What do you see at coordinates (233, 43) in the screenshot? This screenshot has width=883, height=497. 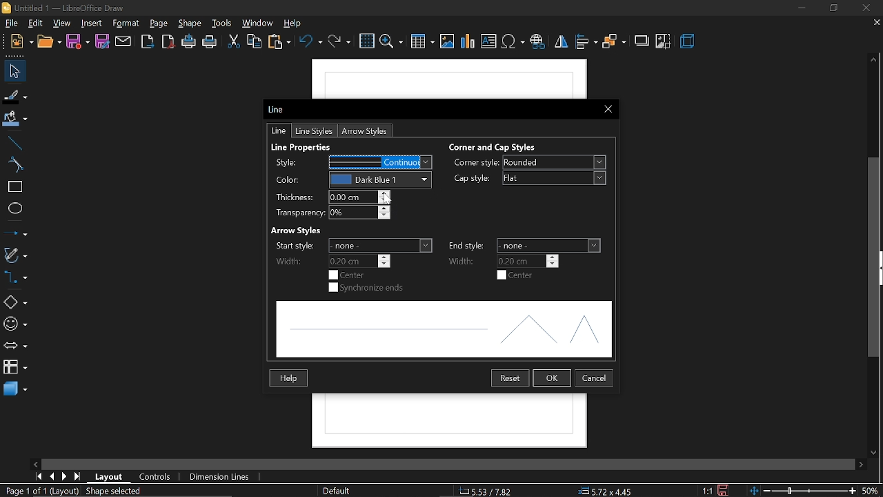 I see `cut ` at bounding box center [233, 43].